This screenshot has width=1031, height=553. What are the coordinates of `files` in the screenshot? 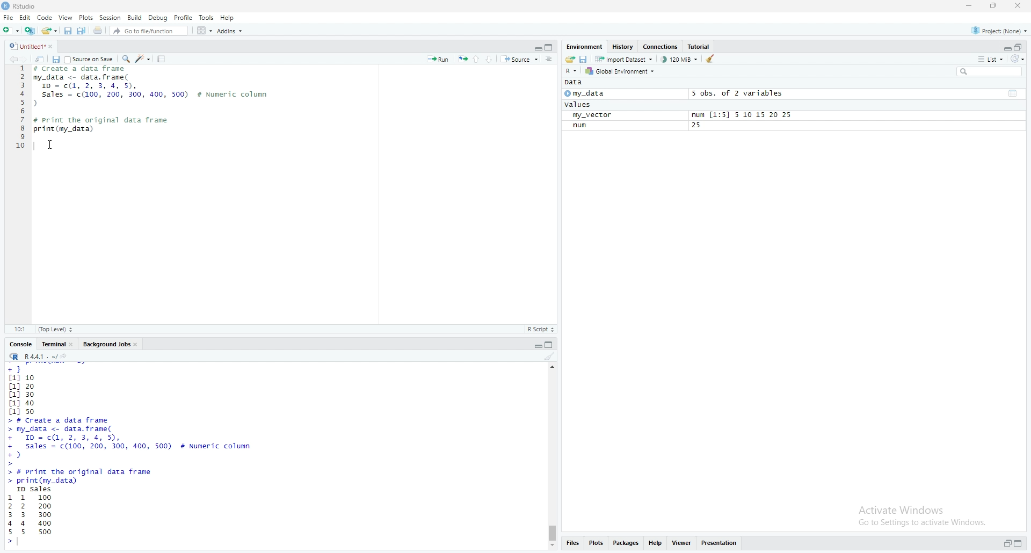 It's located at (576, 544).